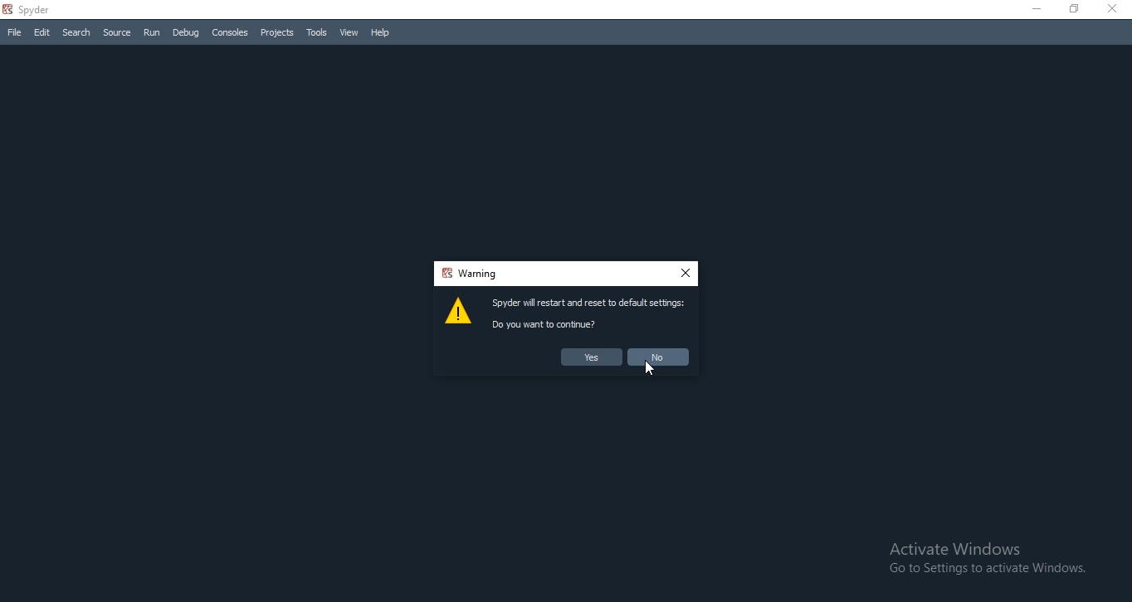 The width and height of the screenshot is (1132, 602). Describe the element at coordinates (229, 32) in the screenshot. I see `Consoles` at that location.